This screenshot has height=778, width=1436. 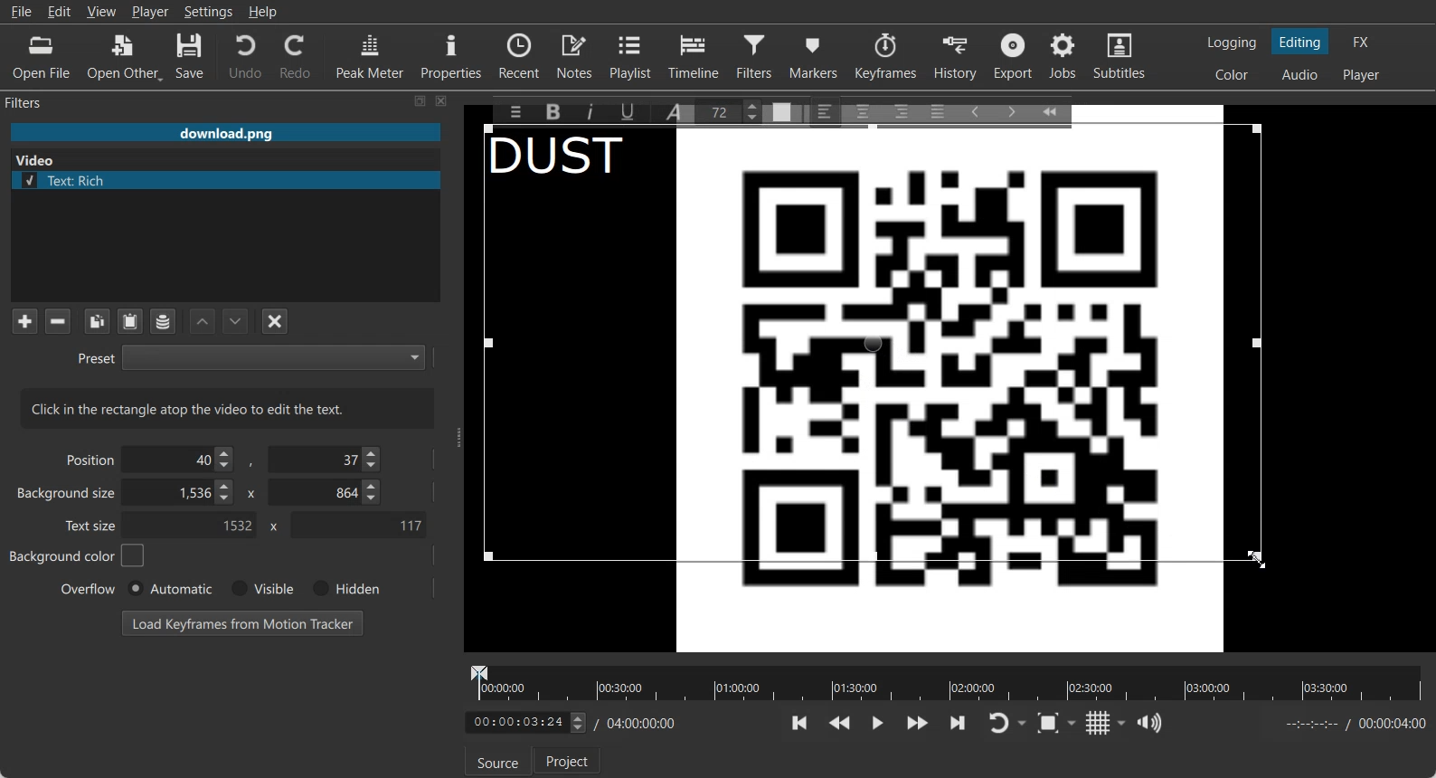 What do you see at coordinates (276, 321) in the screenshot?
I see `Deselect the filter` at bounding box center [276, 321].